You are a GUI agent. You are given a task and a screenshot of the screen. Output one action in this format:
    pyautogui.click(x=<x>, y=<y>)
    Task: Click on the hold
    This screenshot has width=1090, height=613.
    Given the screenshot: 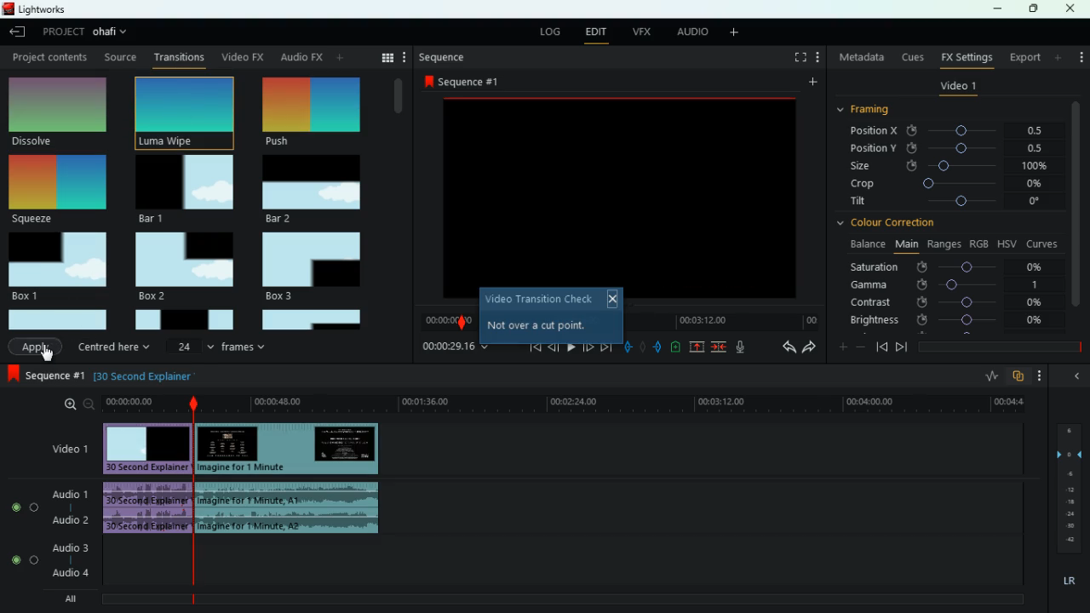 What is the action you would take?
    pyautogui.click(x=645, y=349)
    